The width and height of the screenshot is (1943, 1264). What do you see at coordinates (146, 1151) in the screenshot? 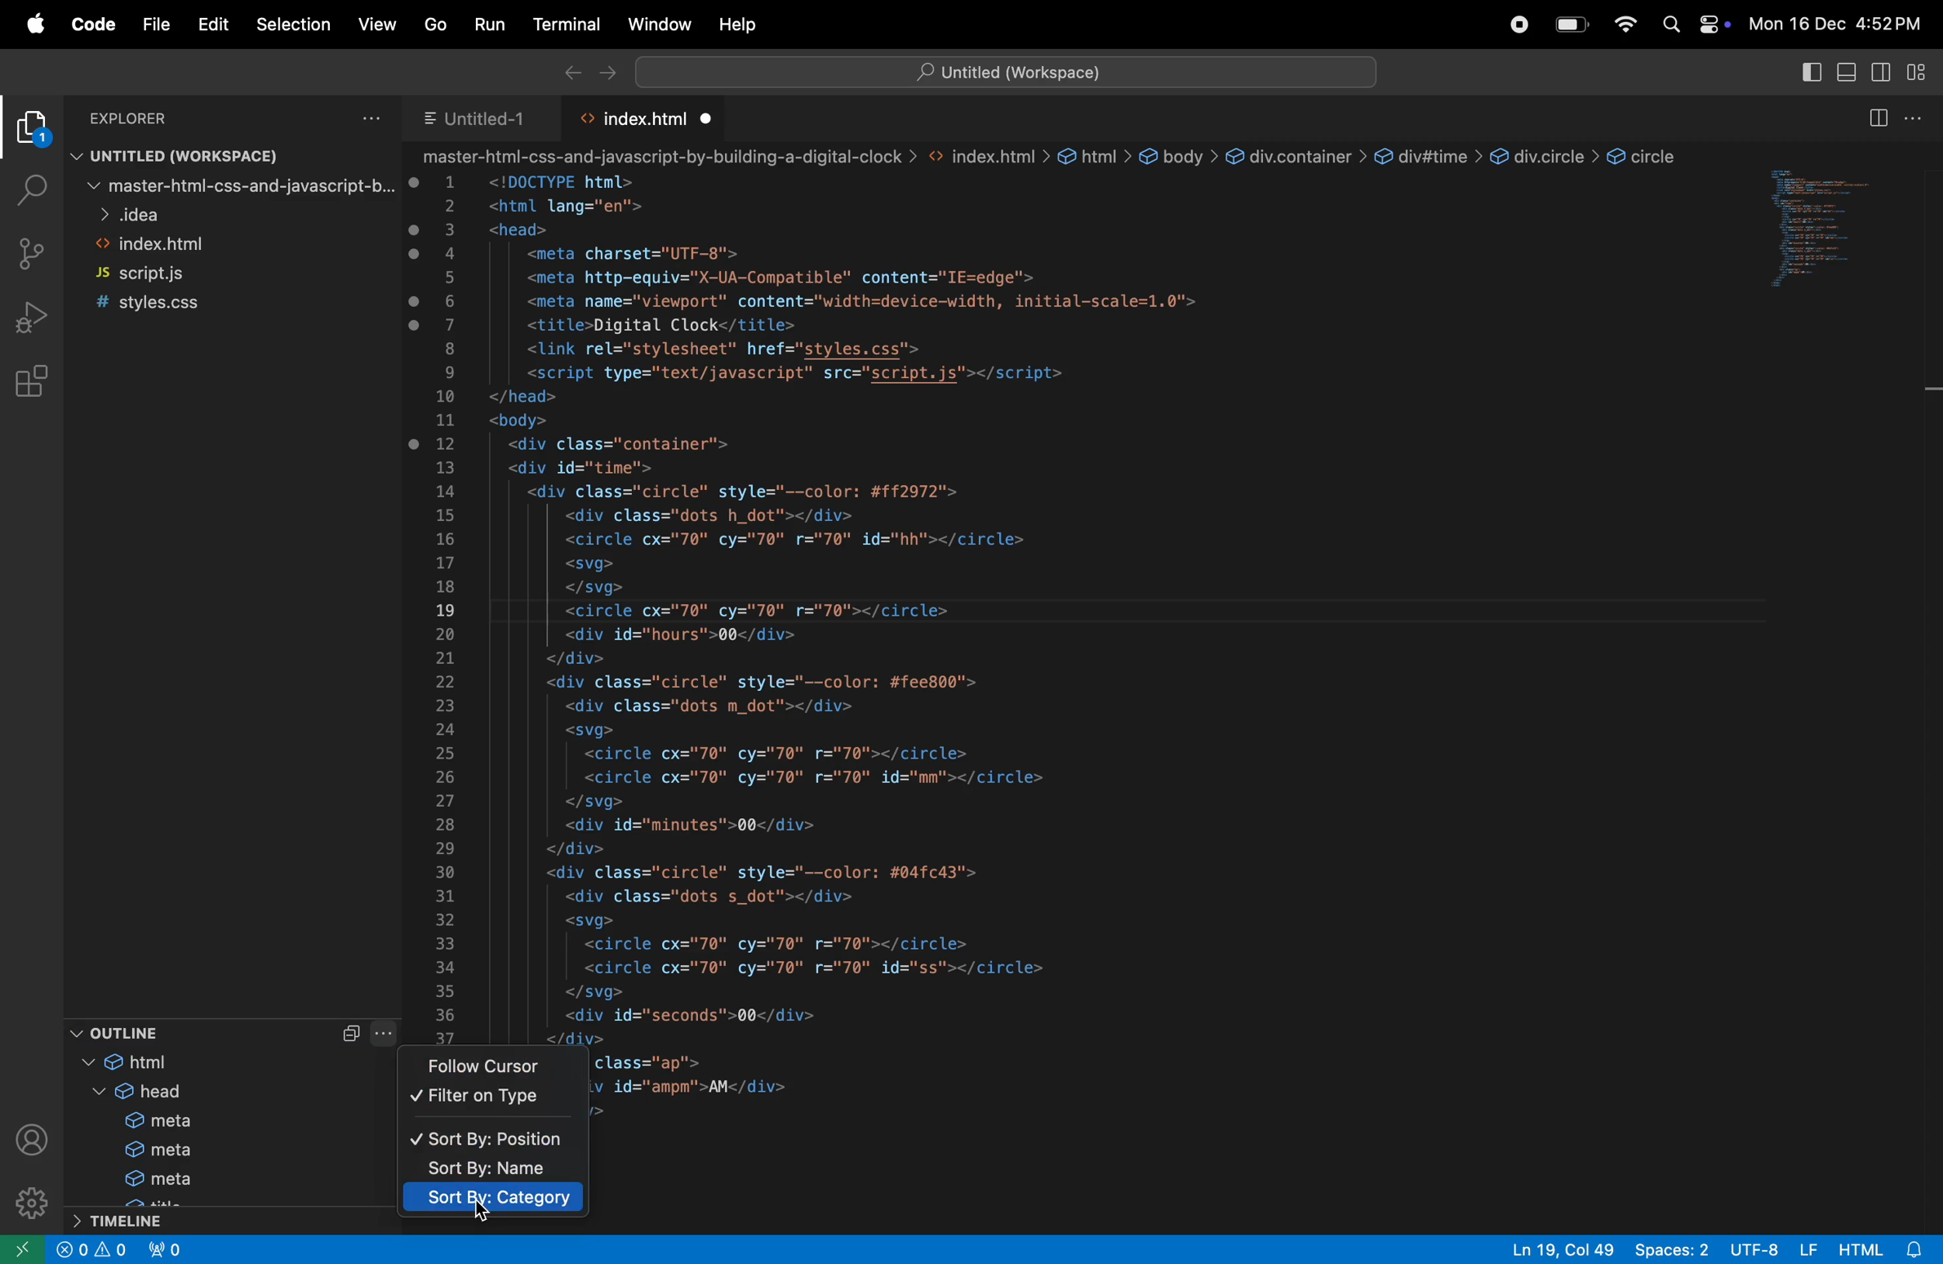
I see `meta` at bounding box center [146, 1151].